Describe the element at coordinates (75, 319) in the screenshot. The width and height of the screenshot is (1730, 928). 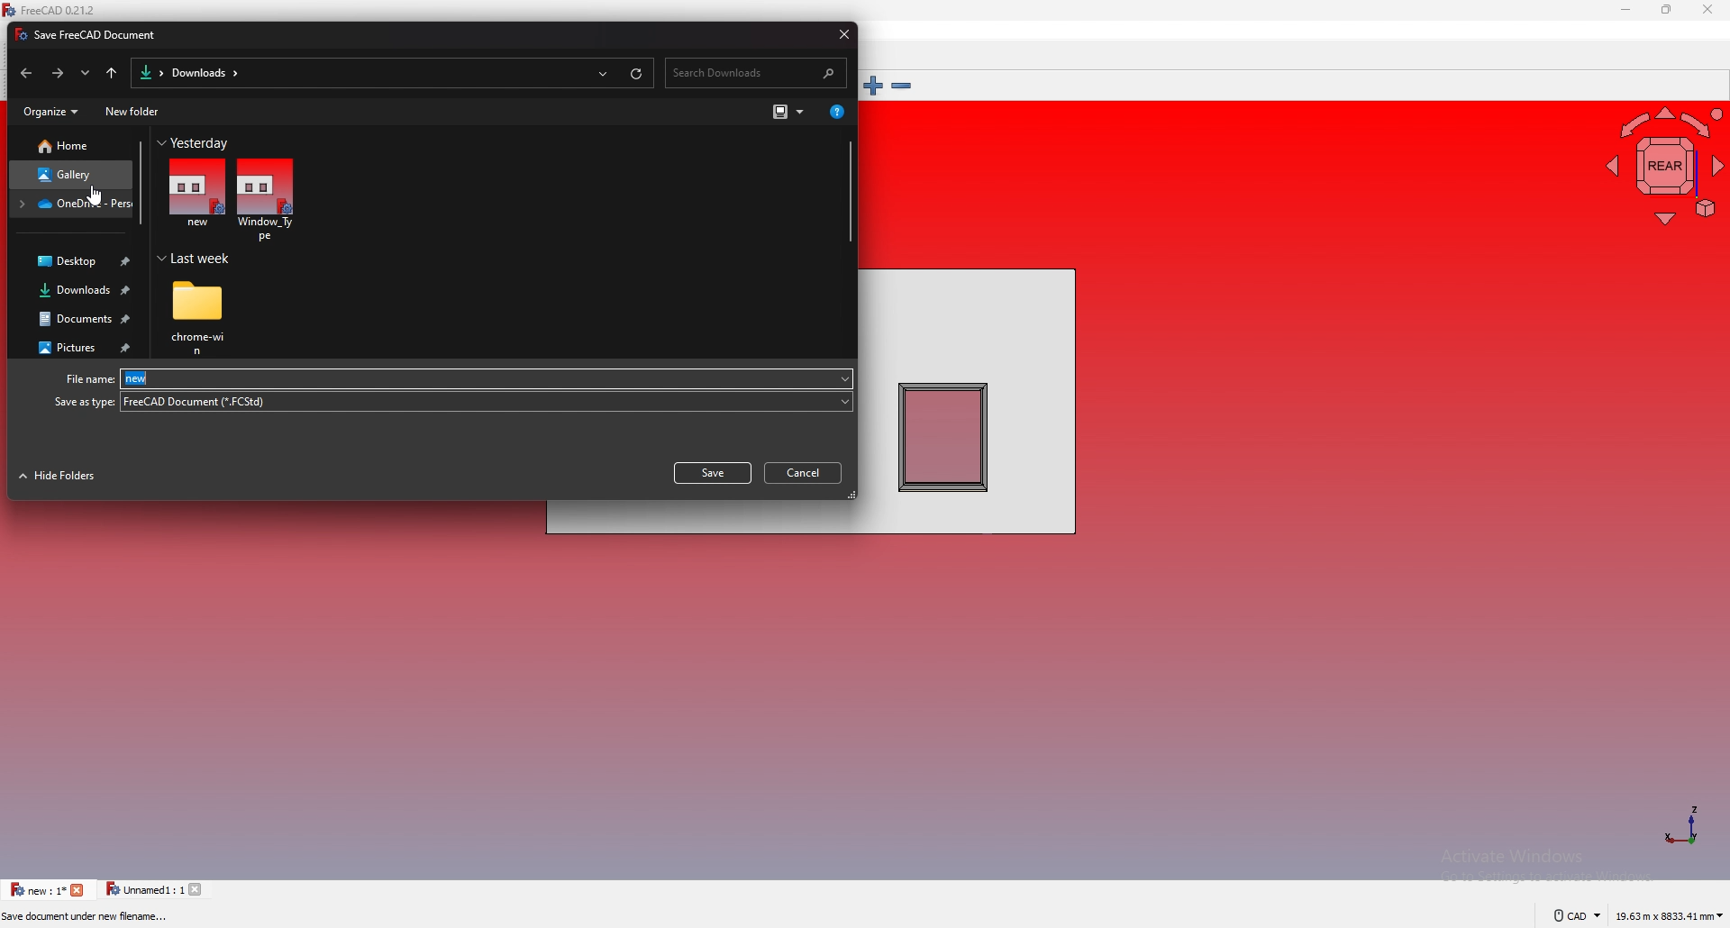
I see `documents` at that location.